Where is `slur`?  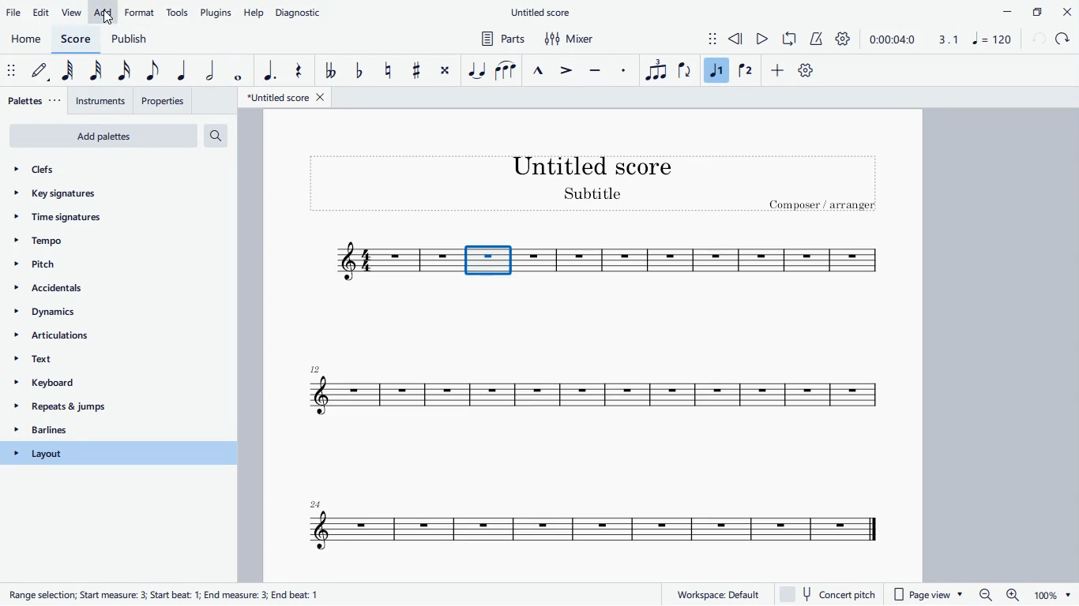 slur is located at coordinates (506, 69).